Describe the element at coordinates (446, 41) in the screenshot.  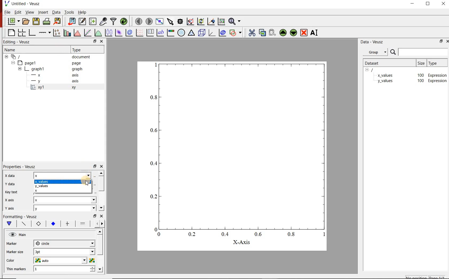
I see `close` at that location.